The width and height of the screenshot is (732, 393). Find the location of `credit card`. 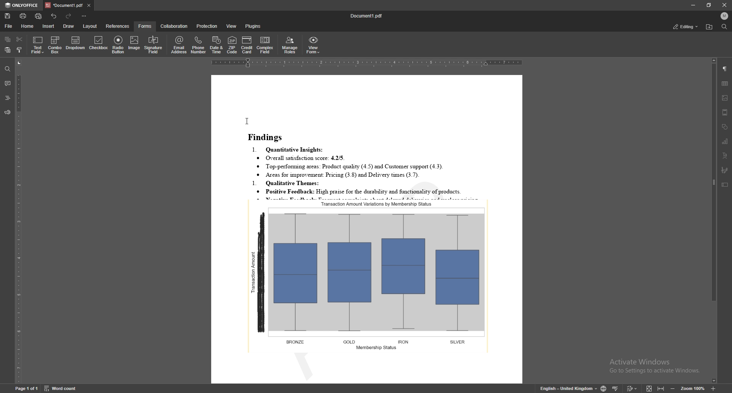

credit card is located at coordinates (247, 45).